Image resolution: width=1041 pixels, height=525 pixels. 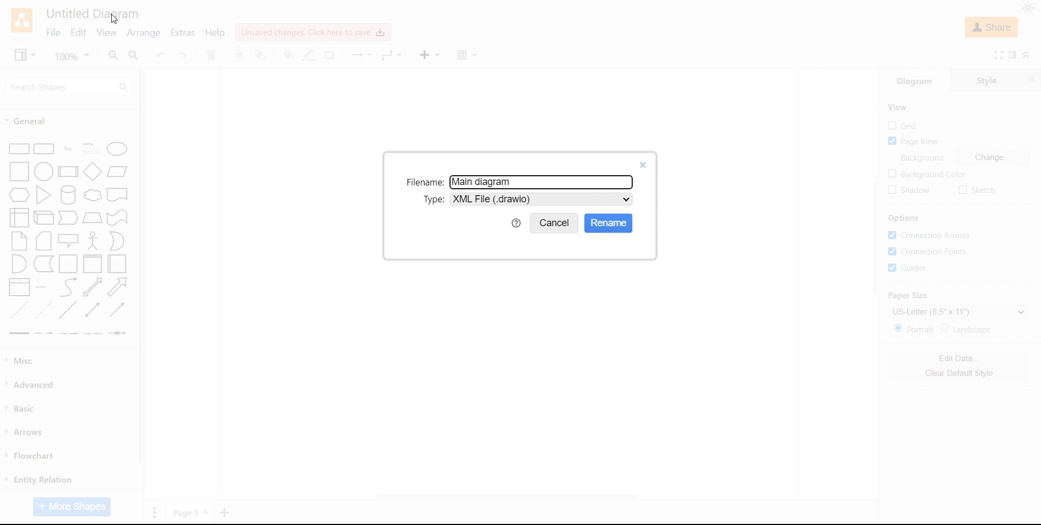 I want to click on Undo , so click(x=160, y=55).